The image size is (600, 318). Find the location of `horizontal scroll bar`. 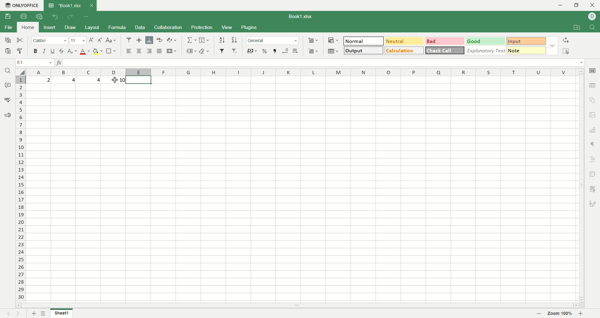

horizontal scroll bar is located at coordinates (297, 306).